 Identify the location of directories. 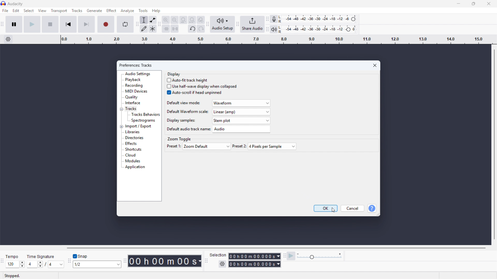
(134, 138).